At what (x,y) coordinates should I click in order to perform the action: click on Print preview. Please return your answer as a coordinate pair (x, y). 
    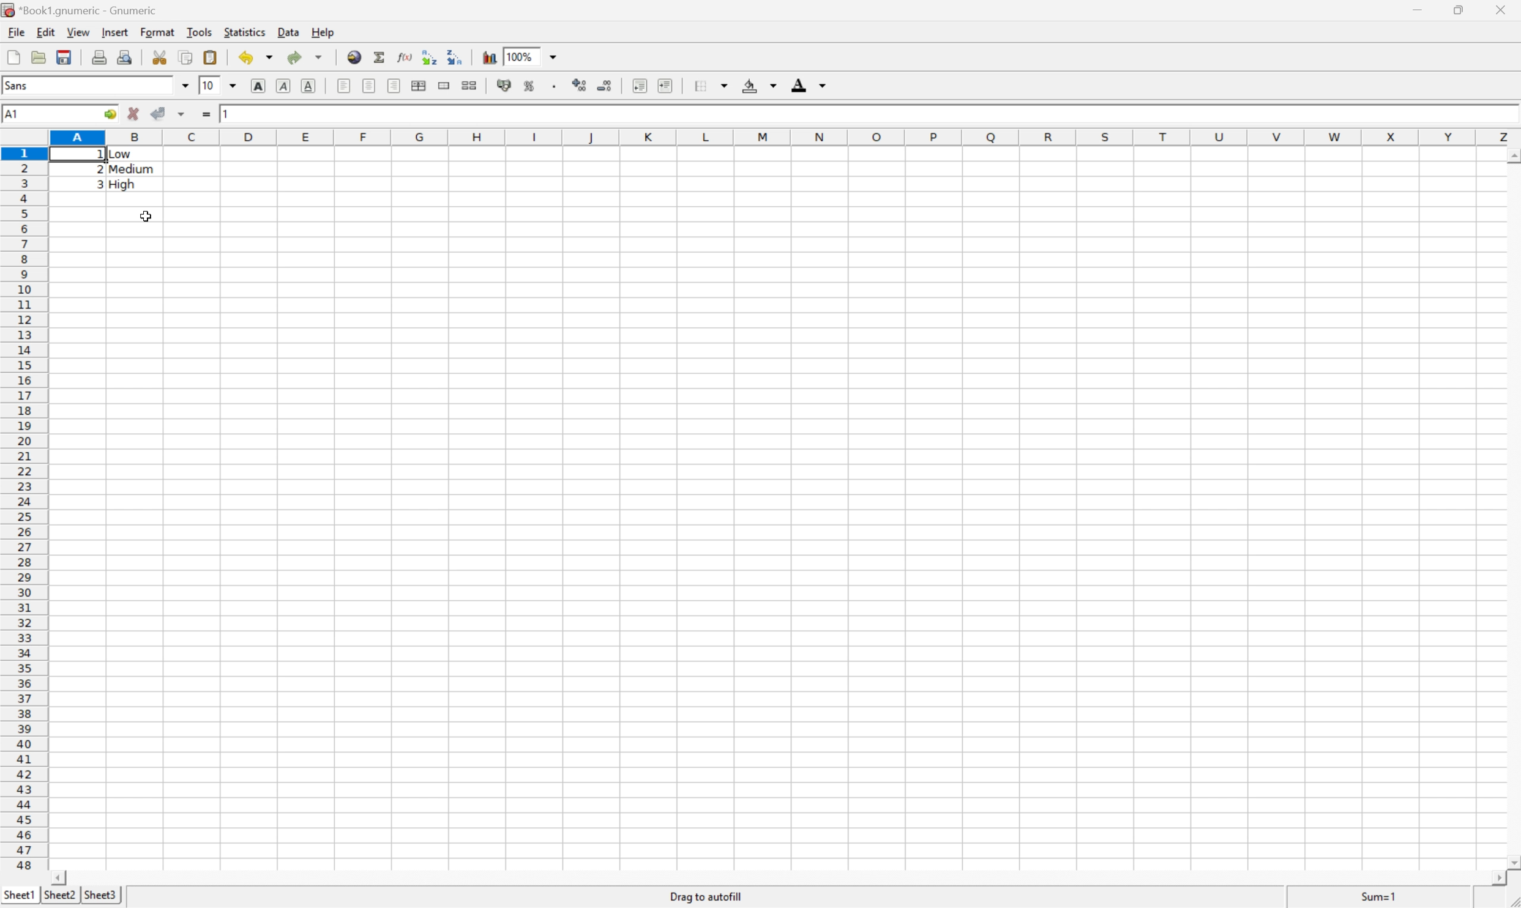
    Looking at the image, I should click on (123, 56).